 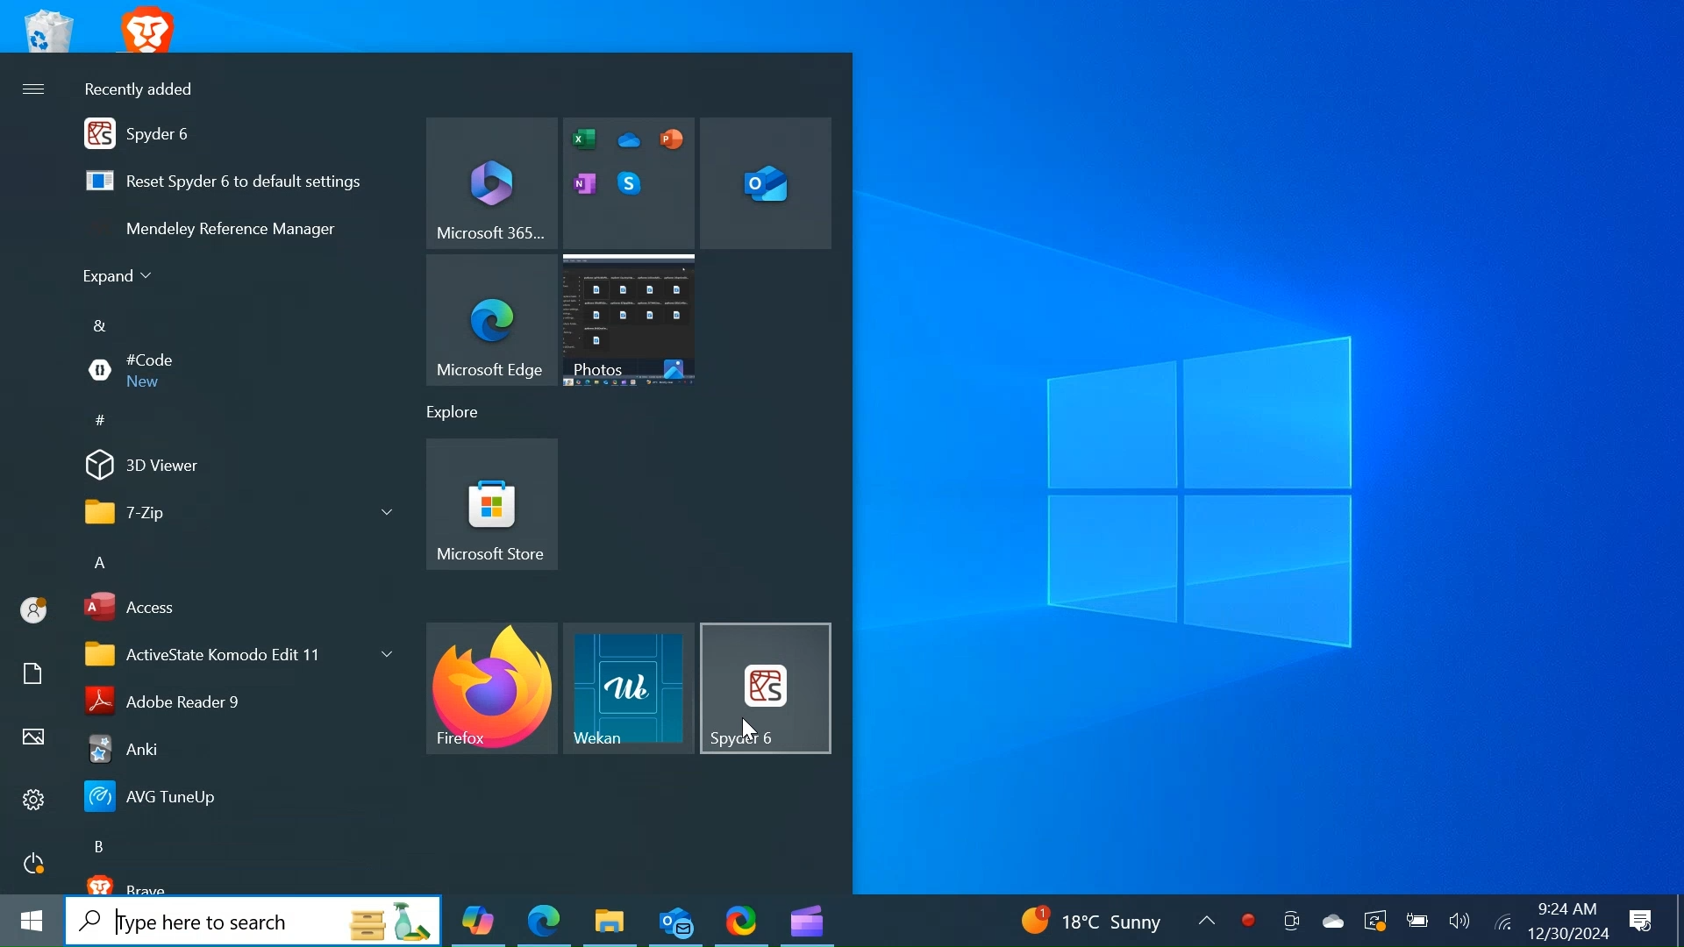 What do you see at coordinates (231, 749) in the screenshot?
I see `Anki` at bounding box center [231, 749].